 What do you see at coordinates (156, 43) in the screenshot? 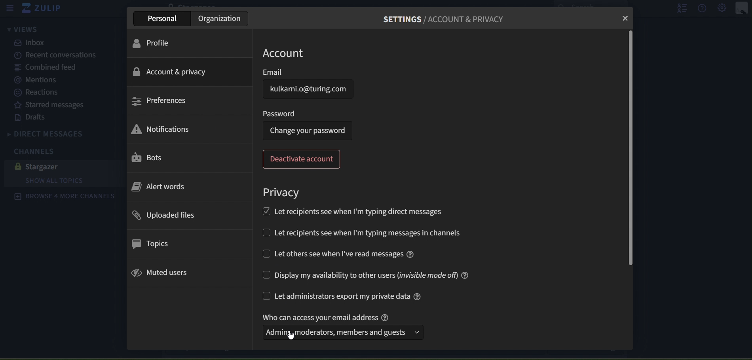
I see `profile` at bounding box center [156, 43].